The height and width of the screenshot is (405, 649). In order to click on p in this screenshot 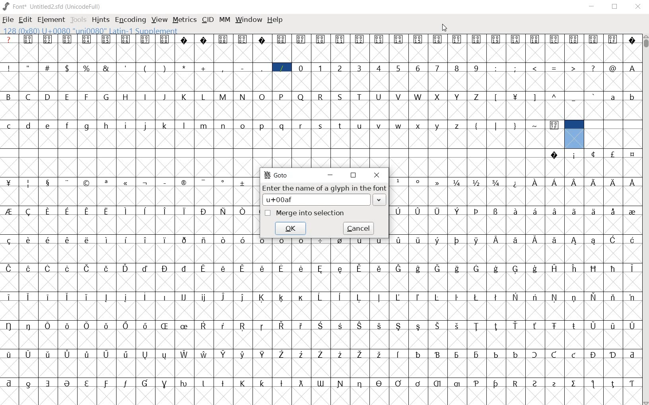, I will do `click(262, 126)`.